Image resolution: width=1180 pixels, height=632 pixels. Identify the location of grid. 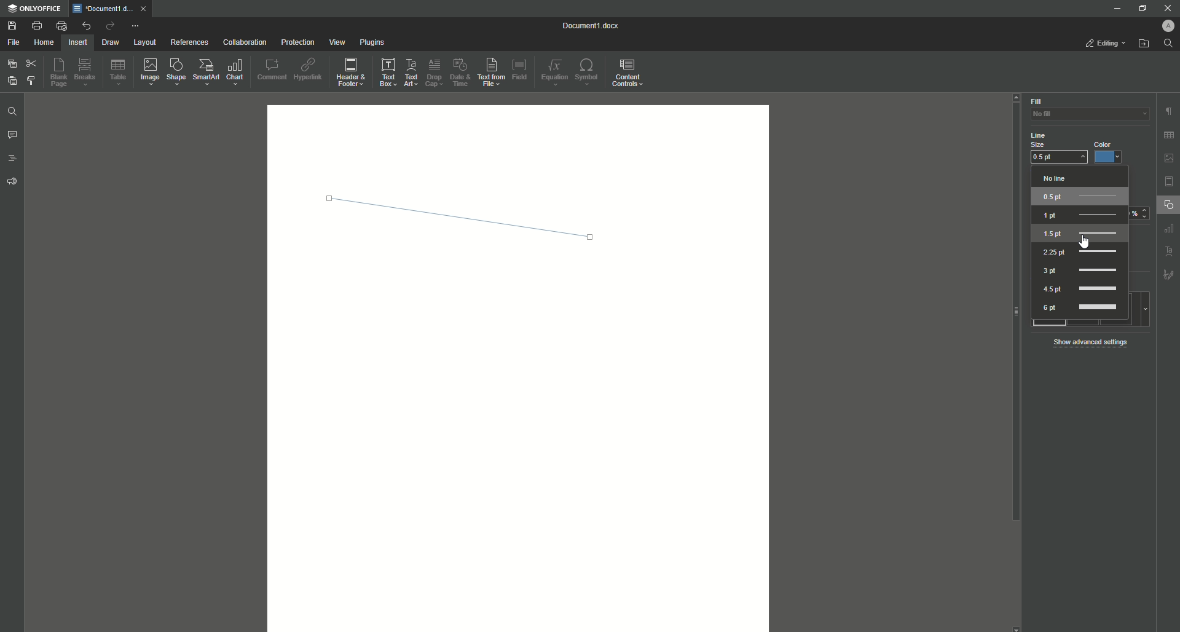
(1168, 133).